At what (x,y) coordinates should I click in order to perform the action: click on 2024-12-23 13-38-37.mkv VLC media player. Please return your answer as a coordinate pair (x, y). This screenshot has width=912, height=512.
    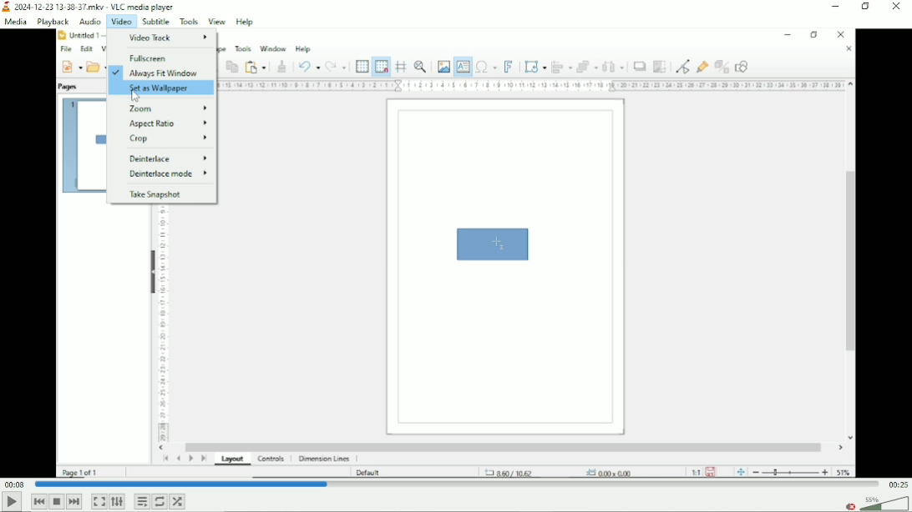
    Looking at the image, I should click on (94, 6).